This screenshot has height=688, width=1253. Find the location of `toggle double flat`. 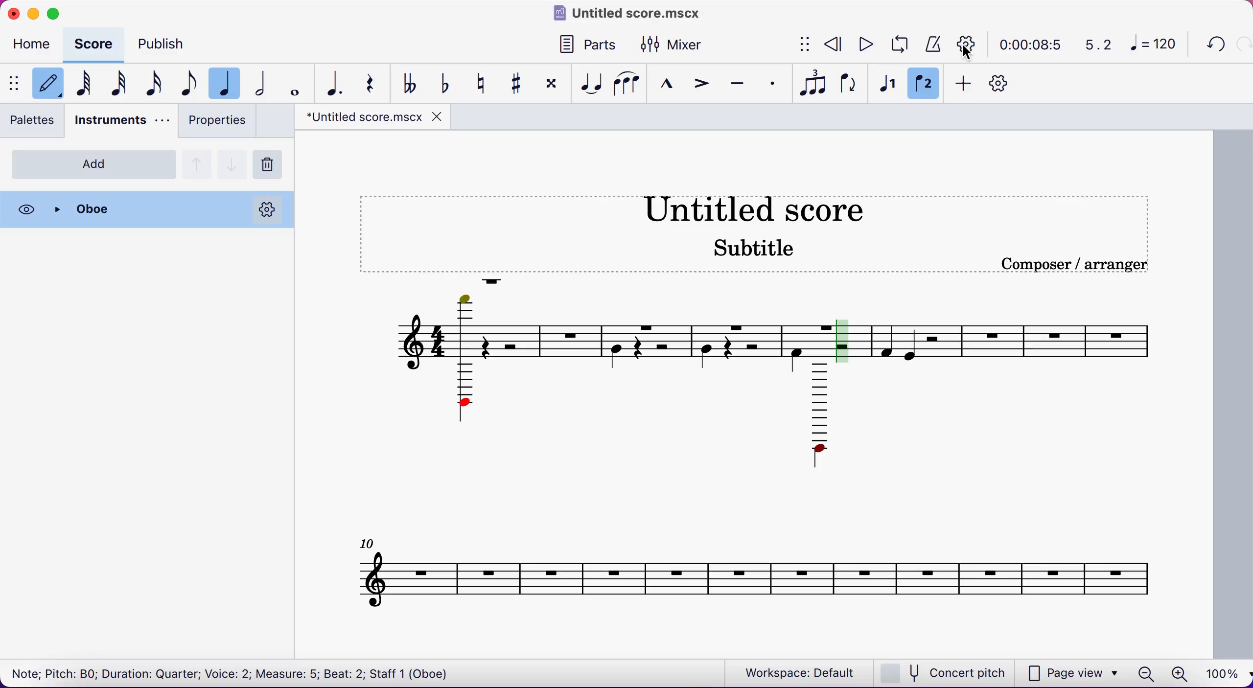

toggle double flat is located at coordinates (410, 83).